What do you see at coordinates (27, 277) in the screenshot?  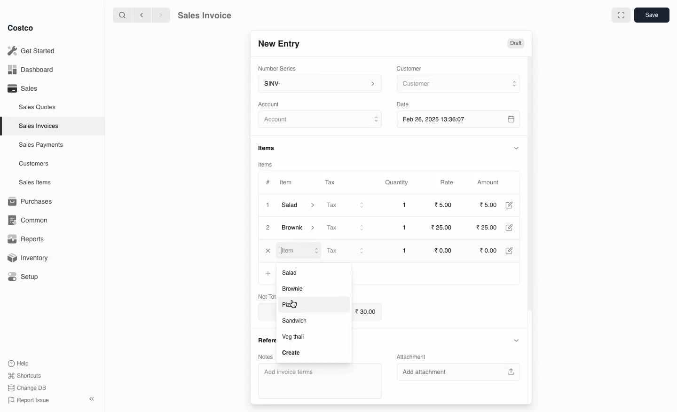 I see `Setup` at bounding box center [27, 277].